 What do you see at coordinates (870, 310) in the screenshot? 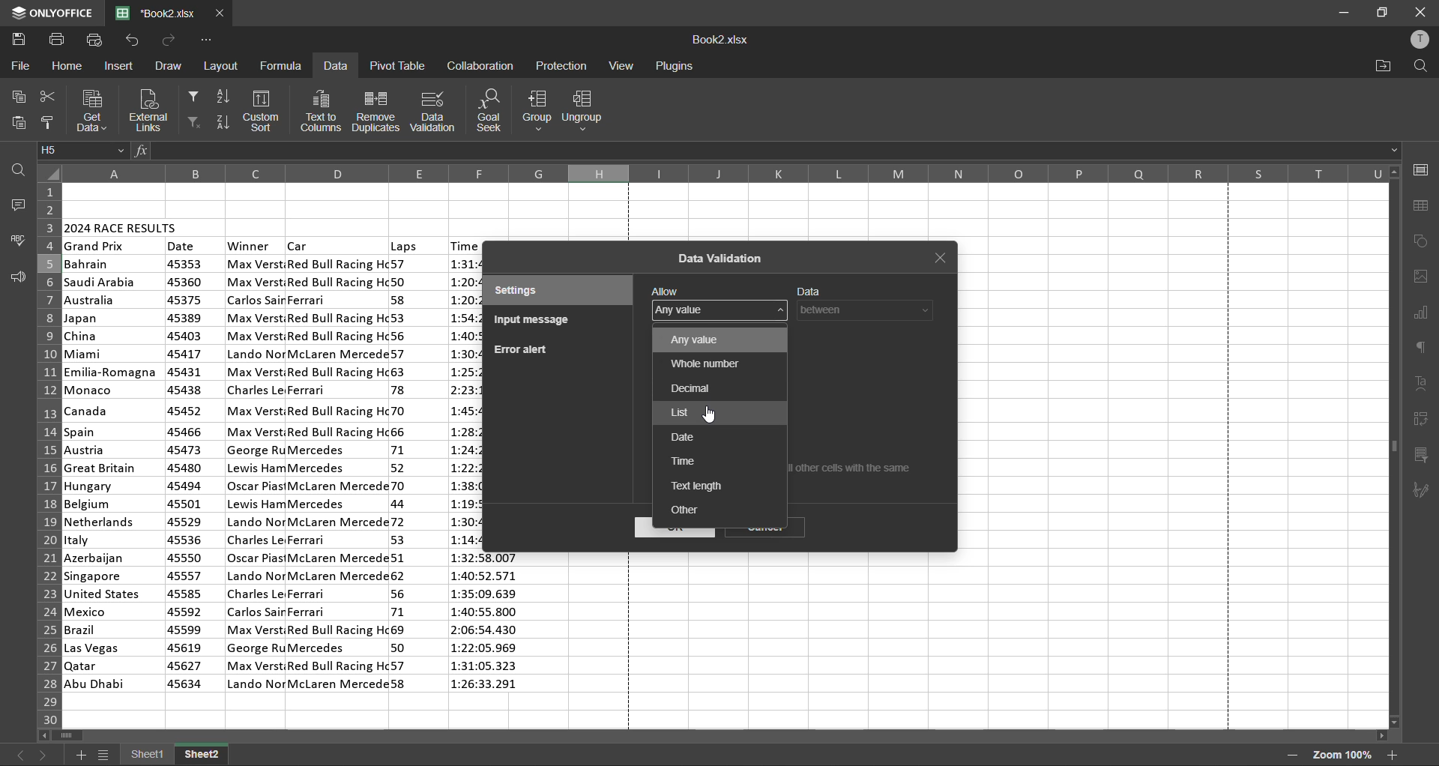
I see `data` at bounding box center [870, 310].